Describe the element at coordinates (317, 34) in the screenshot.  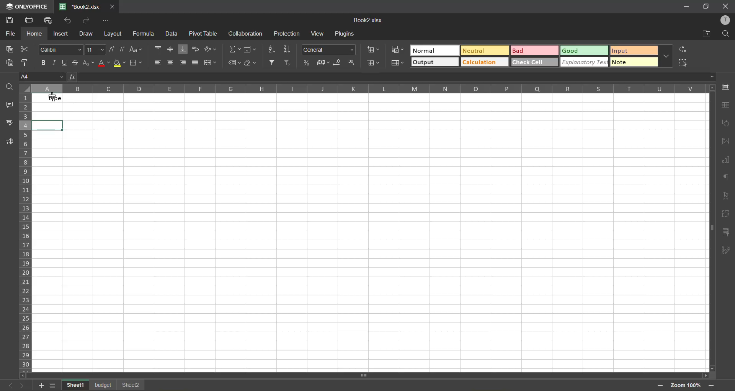
I see `view` at that location.